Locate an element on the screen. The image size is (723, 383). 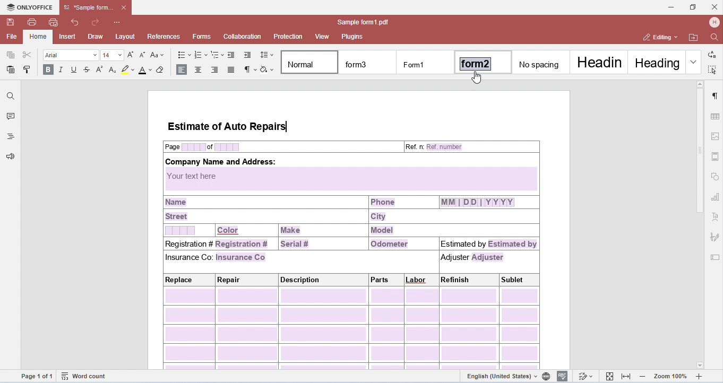
header and footer is located at coordinates (716, 156).